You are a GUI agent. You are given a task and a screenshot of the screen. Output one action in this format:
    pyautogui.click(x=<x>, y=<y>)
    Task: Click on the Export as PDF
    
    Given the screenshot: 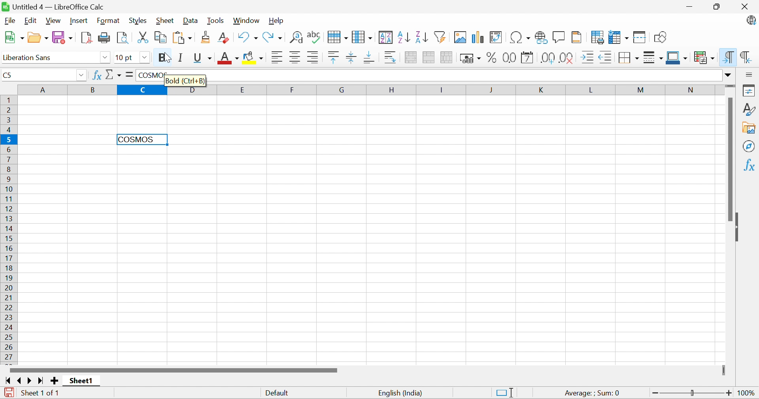 What is the action you would take?
    pyautogui.click(x=87, y=38)
    